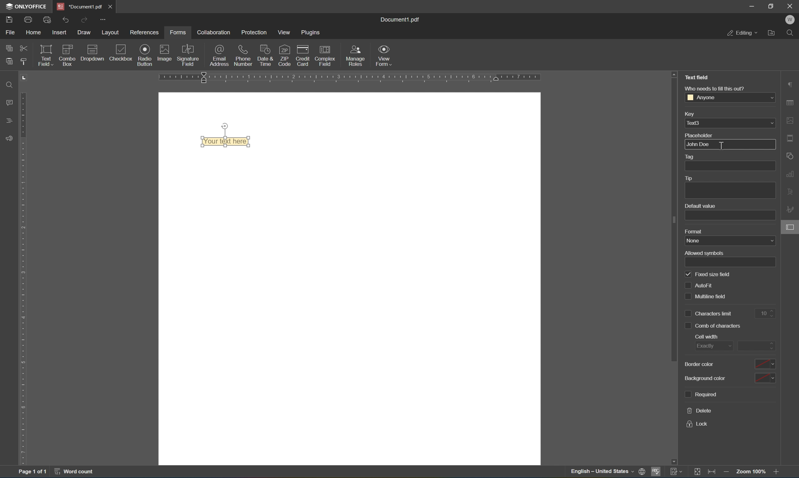 Image resolution: width=799 pixels, height=478 pixels. What do you see at coordinates (693, 178) in the screenshot?
I see `tip` at bounding box center [693, 178].